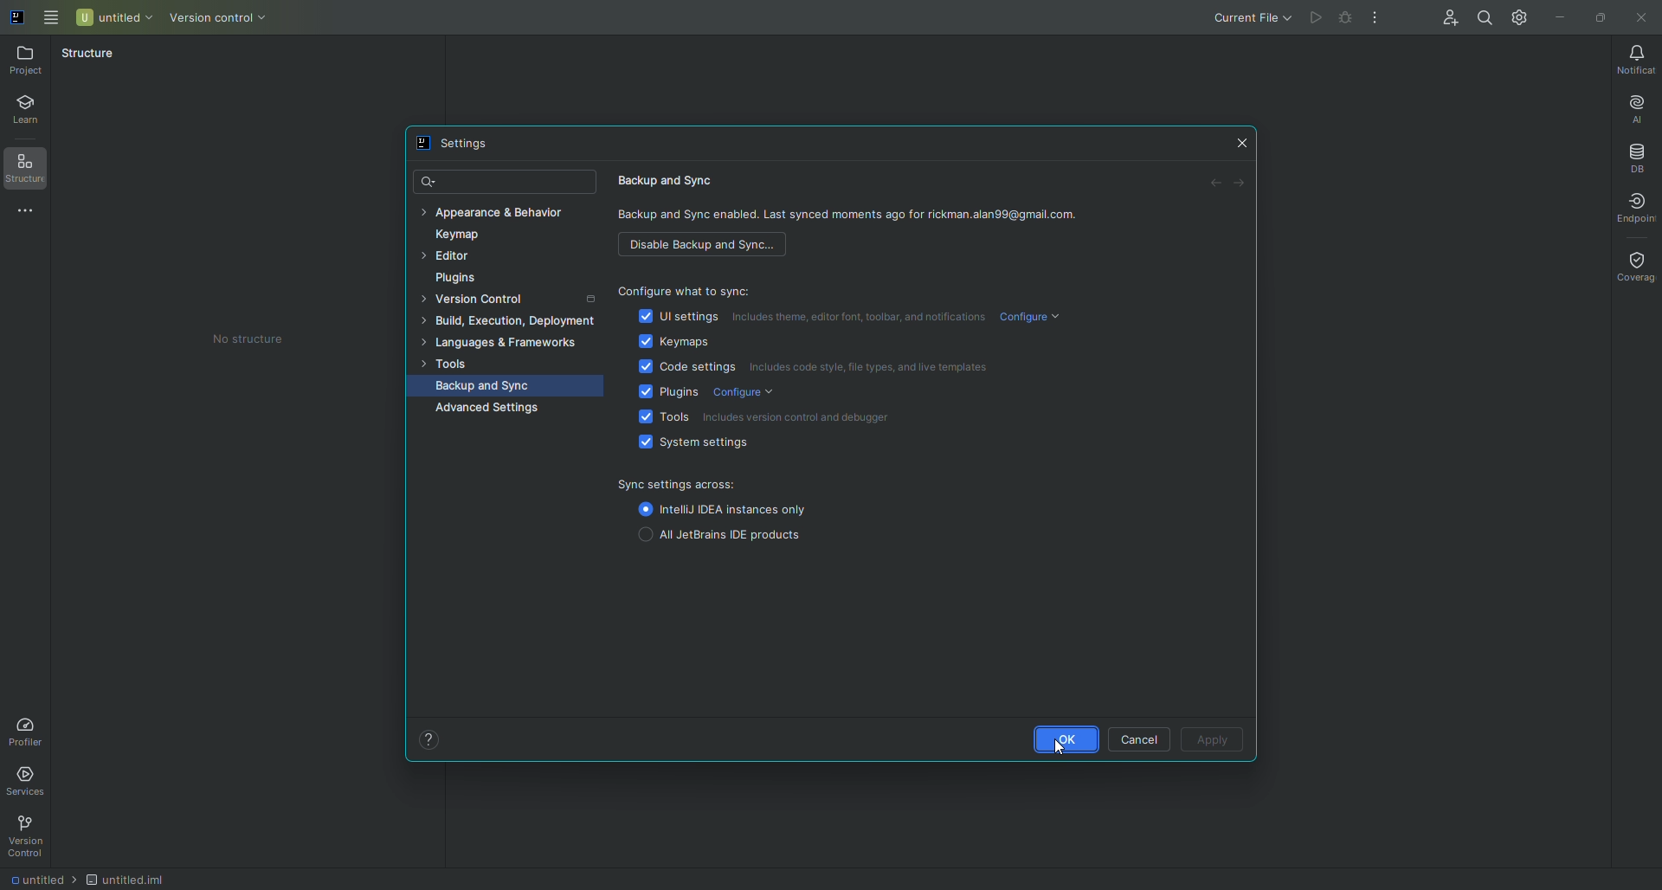 Image resolution: width=1662 pixels, height=890 pixels. What do you see at coordinates (1598, 16) in the screenshot?
I see `Restore` at bounding box center [1598, 16].